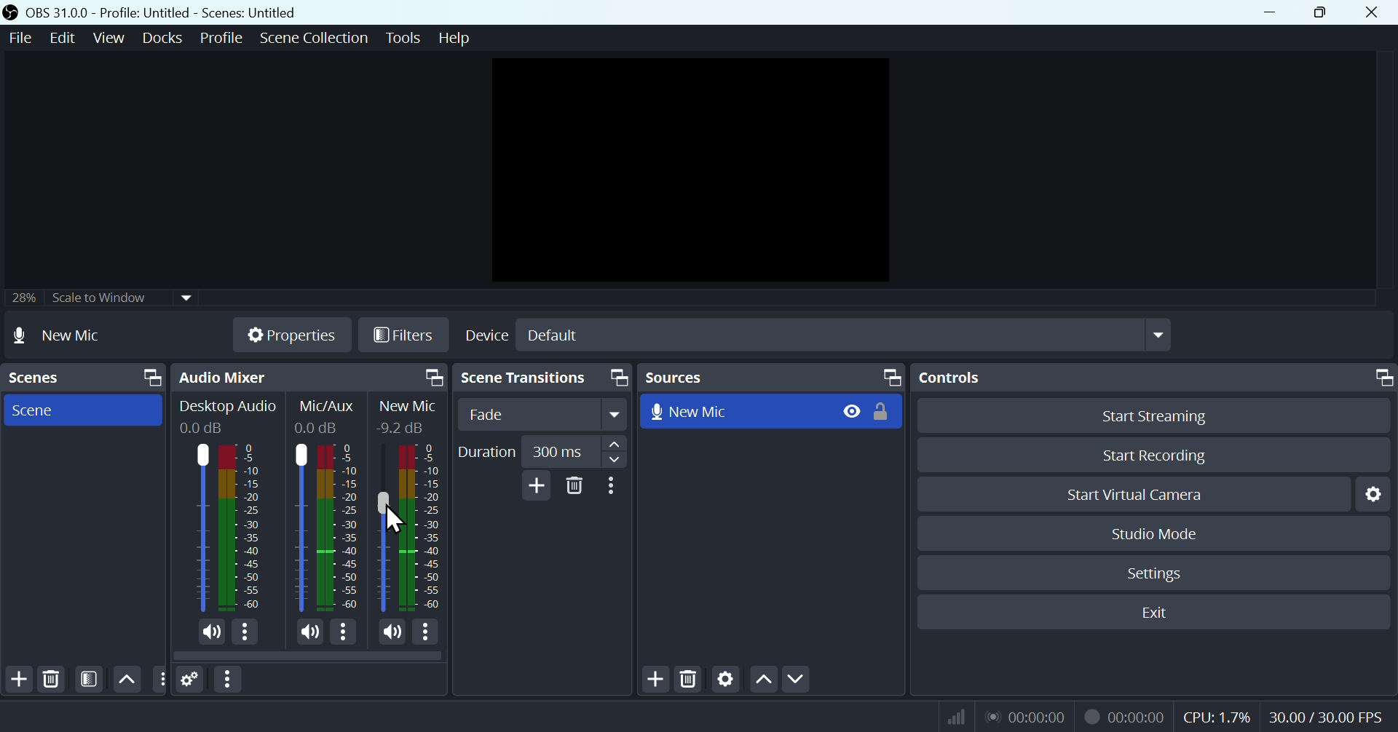  What do you see at coordinates (885, 411) in the screenshot?
I see `(un)lock` at bounding box center [885, 411].